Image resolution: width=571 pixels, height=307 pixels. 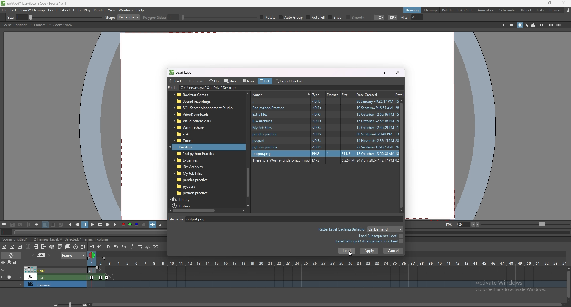 What do you see at coordinates (448, 10) in the screenshot?
I see `palette` at bounding box center [448, 10].